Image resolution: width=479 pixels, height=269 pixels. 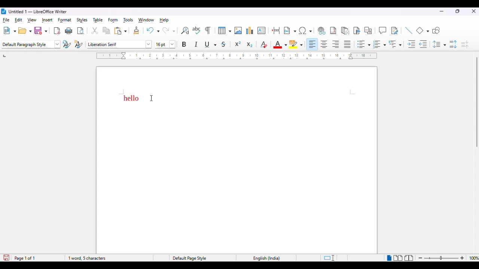 What do you see at coordinates (6, 20) in the screenshot?
I see `file` at bounding box center [6, 20].